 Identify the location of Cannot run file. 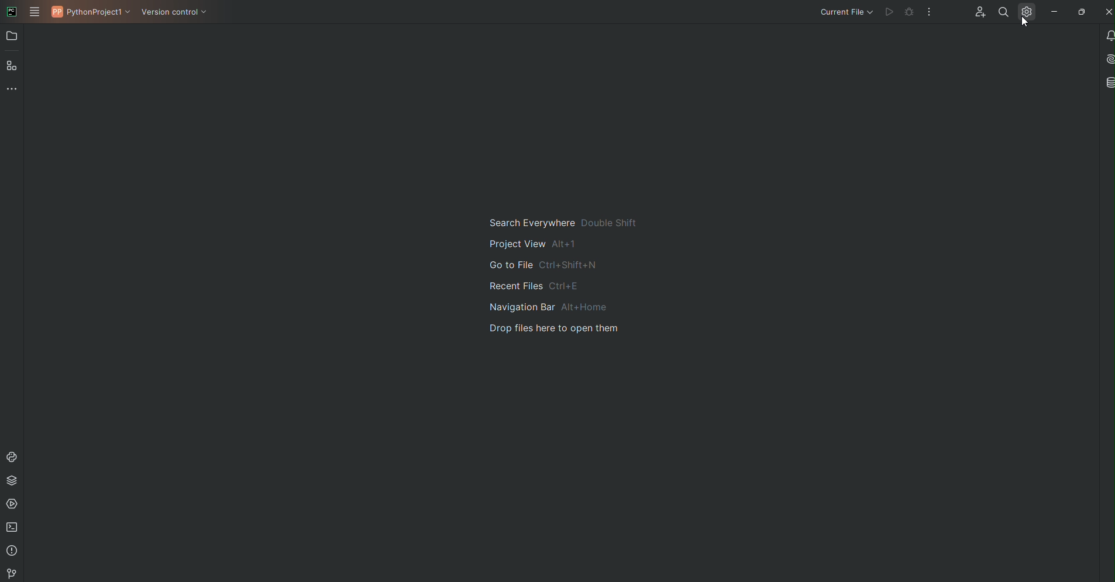
(896, 13).